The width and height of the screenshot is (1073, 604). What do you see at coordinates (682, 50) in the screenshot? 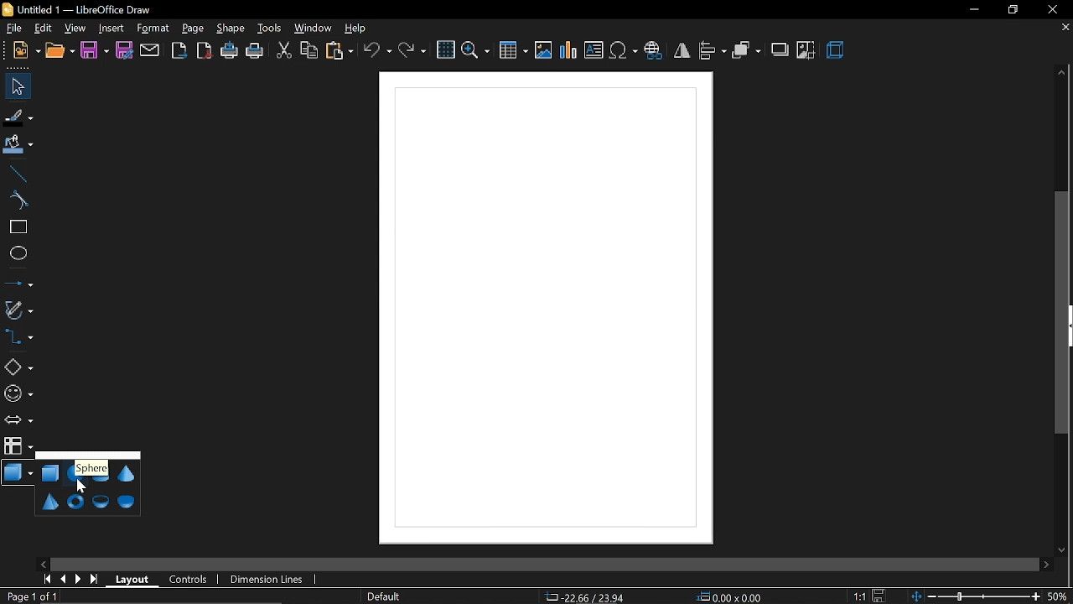
I see `flip` at bounding box center [682, 50].